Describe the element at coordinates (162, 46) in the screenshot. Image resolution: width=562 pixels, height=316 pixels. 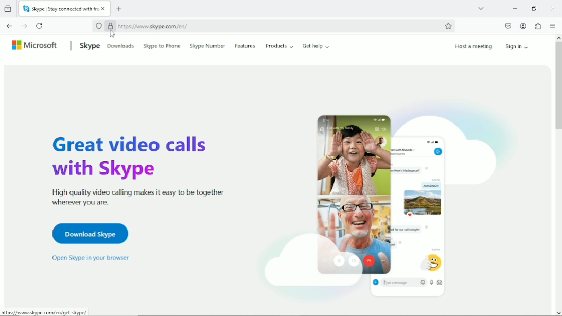
I see `Skype to phone` at that location.